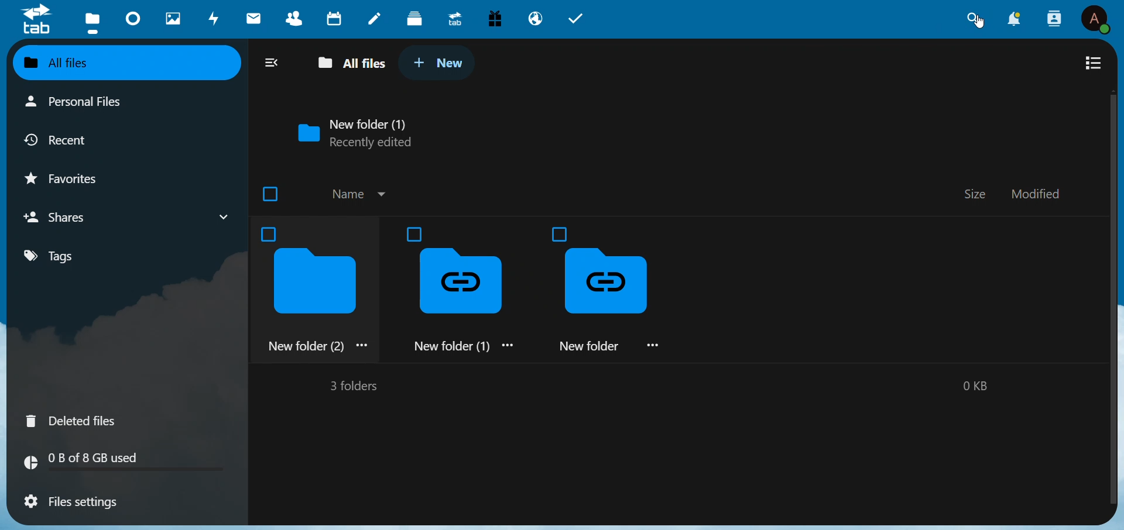 Image resolution: width=1124 pixels, height=530 pixels. Describe the element at coordinates (172, 19) in the screenshot. I see `images` at that location.